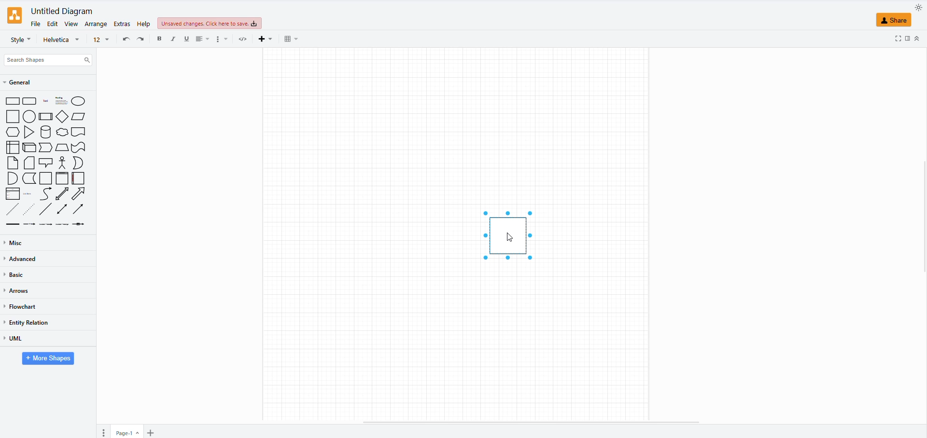 The image size is (927, 438). I want to click on link, so click(14, 224).